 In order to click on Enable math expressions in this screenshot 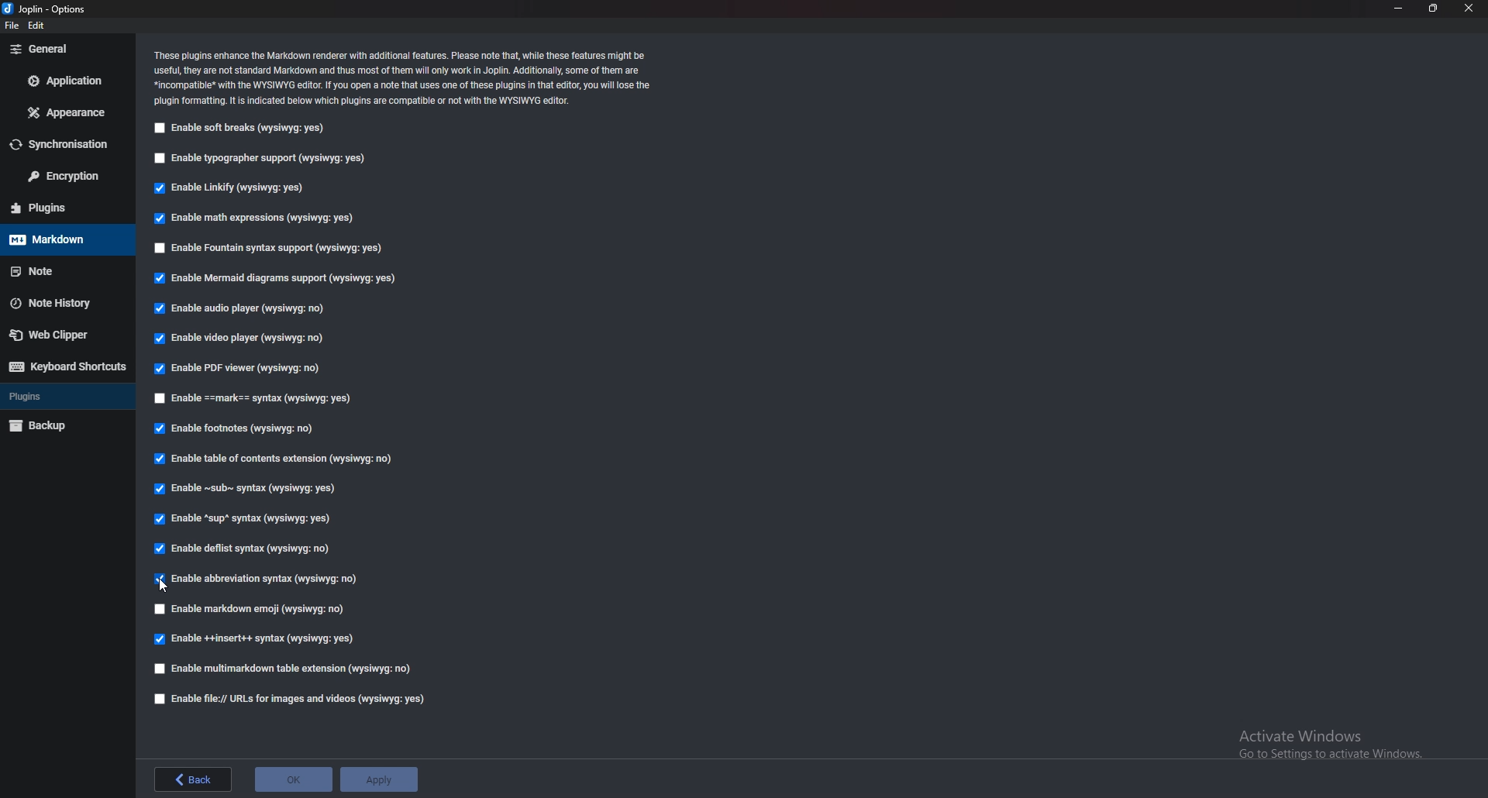, I will do `click(252, 218)`.